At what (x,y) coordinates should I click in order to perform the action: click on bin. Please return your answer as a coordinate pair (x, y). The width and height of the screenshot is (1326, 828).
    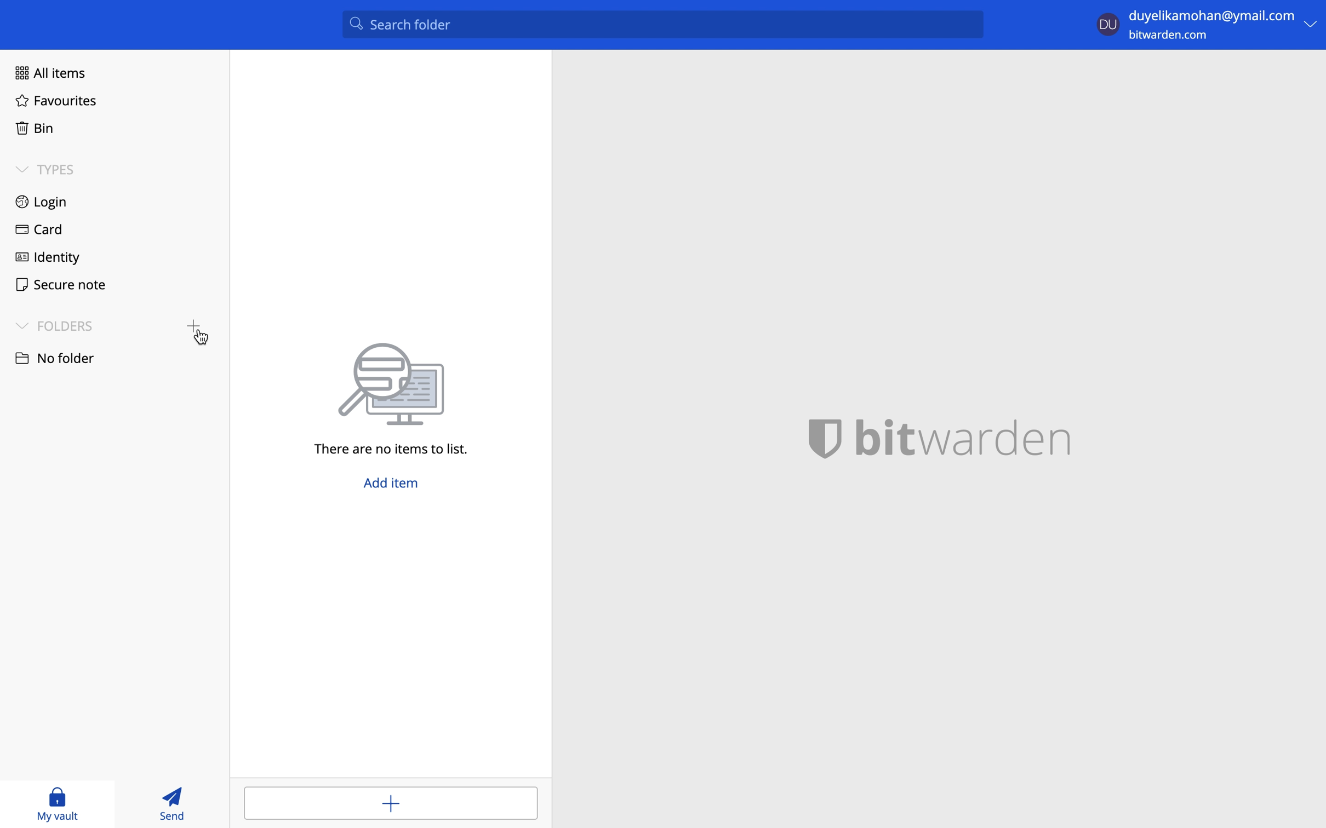
    Looking at the image, I should click on (32, 126).